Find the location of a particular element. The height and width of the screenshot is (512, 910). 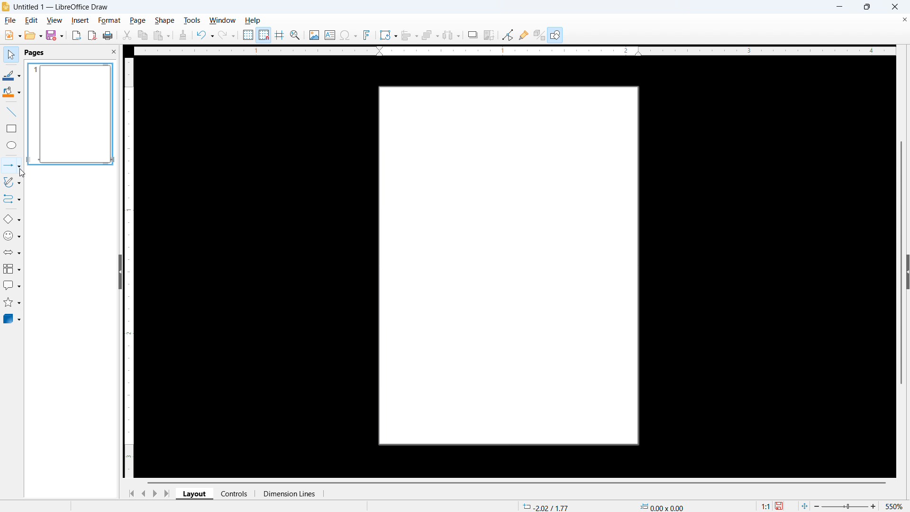

Rectangle  is located at coordinates (12, 128).